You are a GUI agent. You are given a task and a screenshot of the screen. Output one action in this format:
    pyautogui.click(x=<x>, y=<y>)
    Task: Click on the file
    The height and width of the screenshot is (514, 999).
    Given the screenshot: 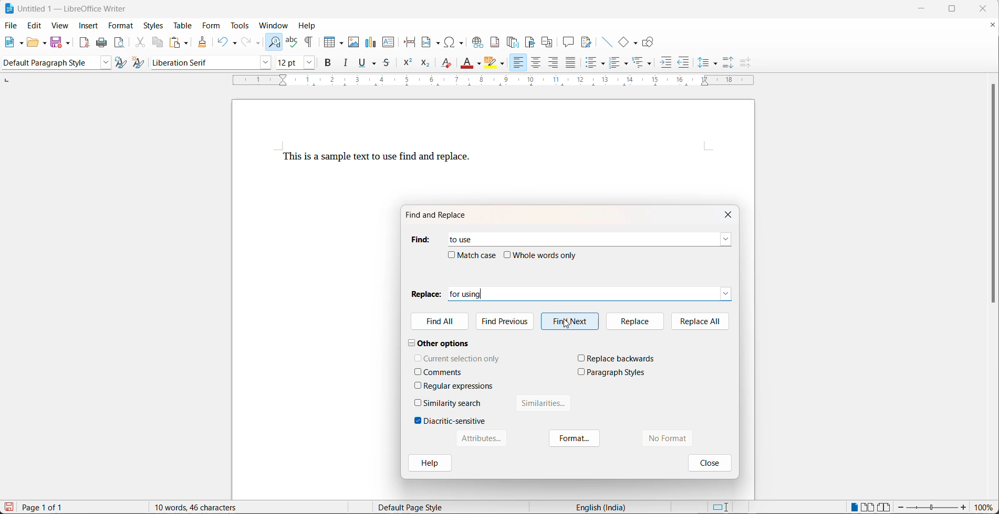 What is the action you would take?
    pyautogui.click(x=12, y=25)
    